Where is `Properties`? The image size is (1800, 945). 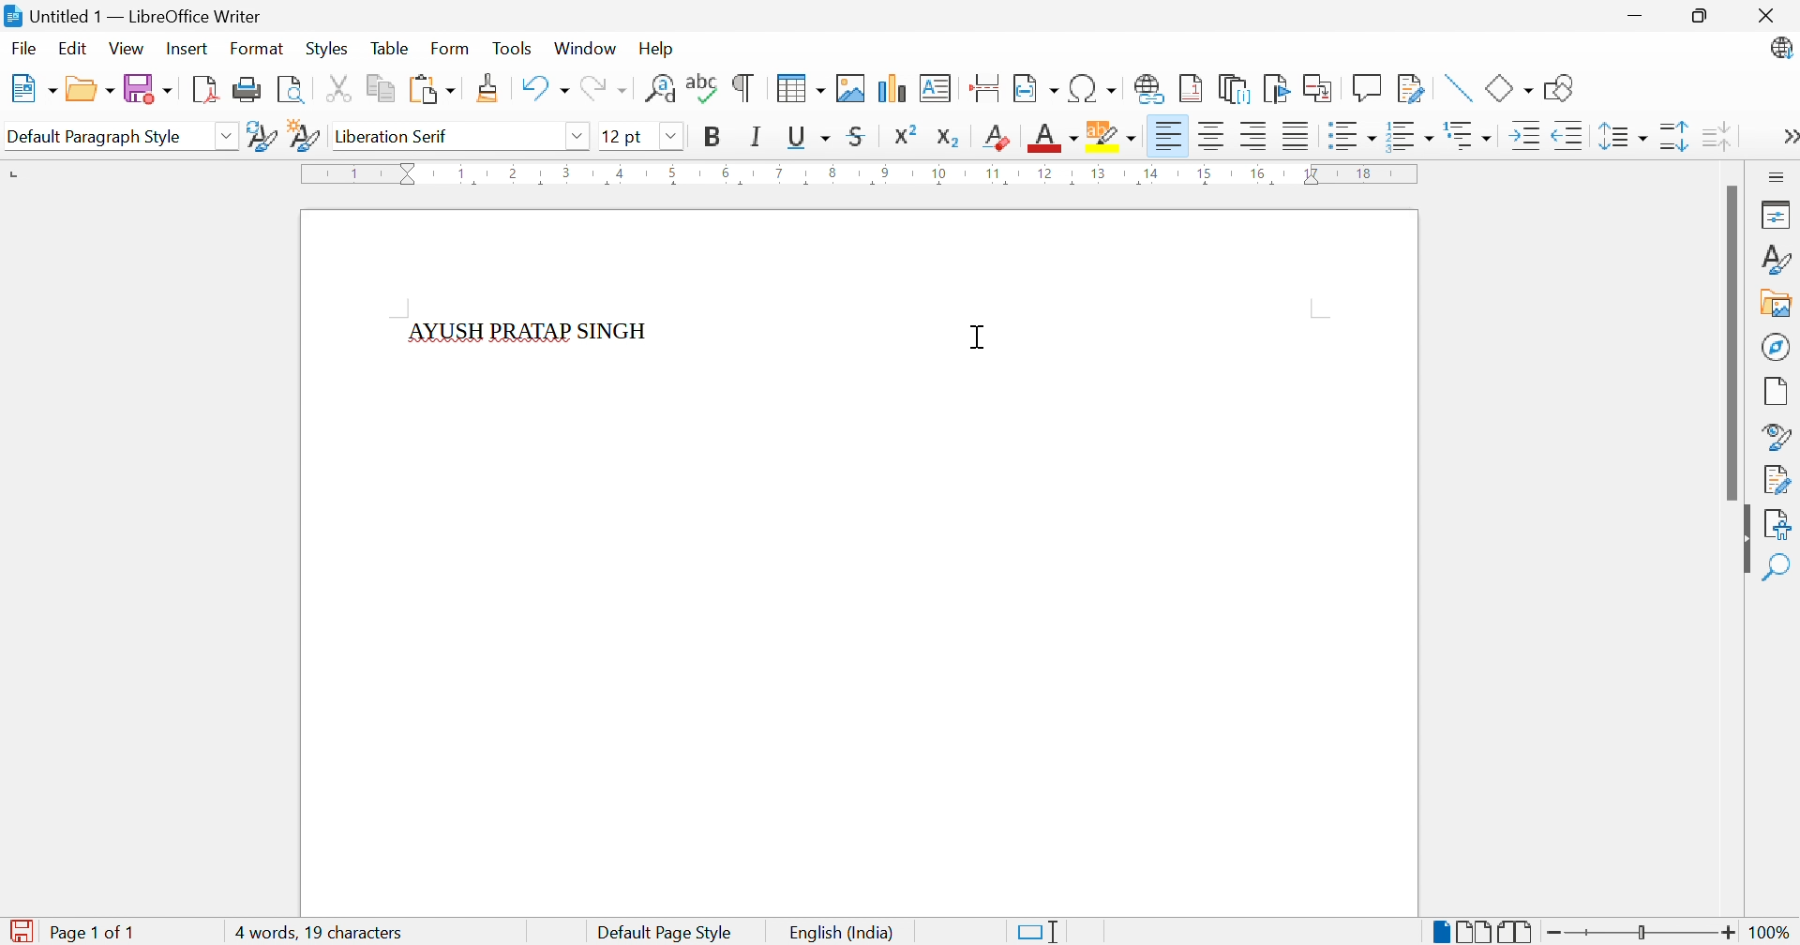
Properties is located at coordinates (1778, 214).